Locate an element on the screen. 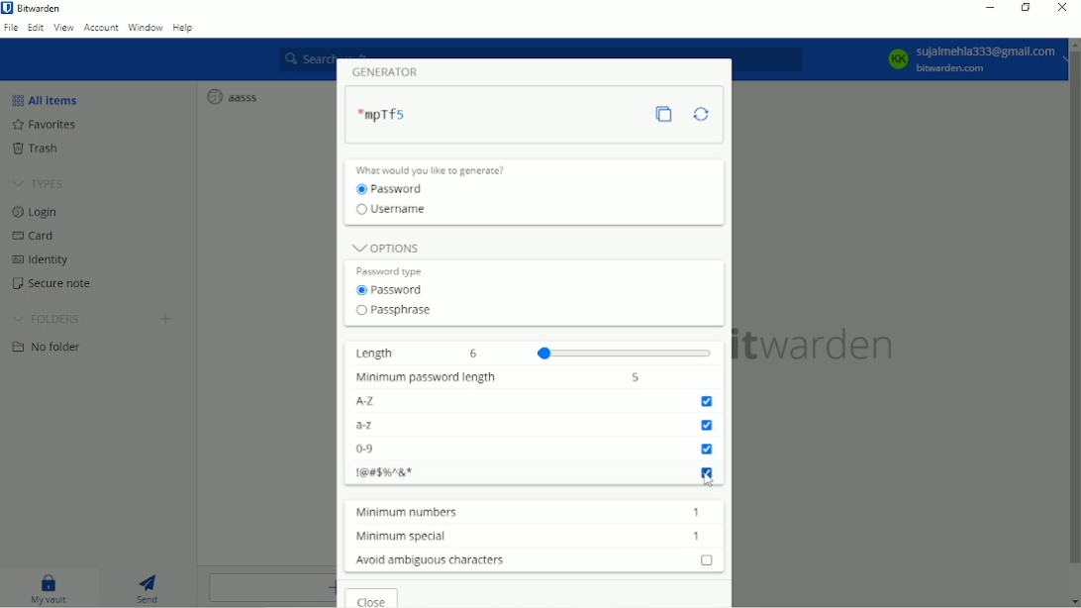  length slider is located at coordinates (590, 351).